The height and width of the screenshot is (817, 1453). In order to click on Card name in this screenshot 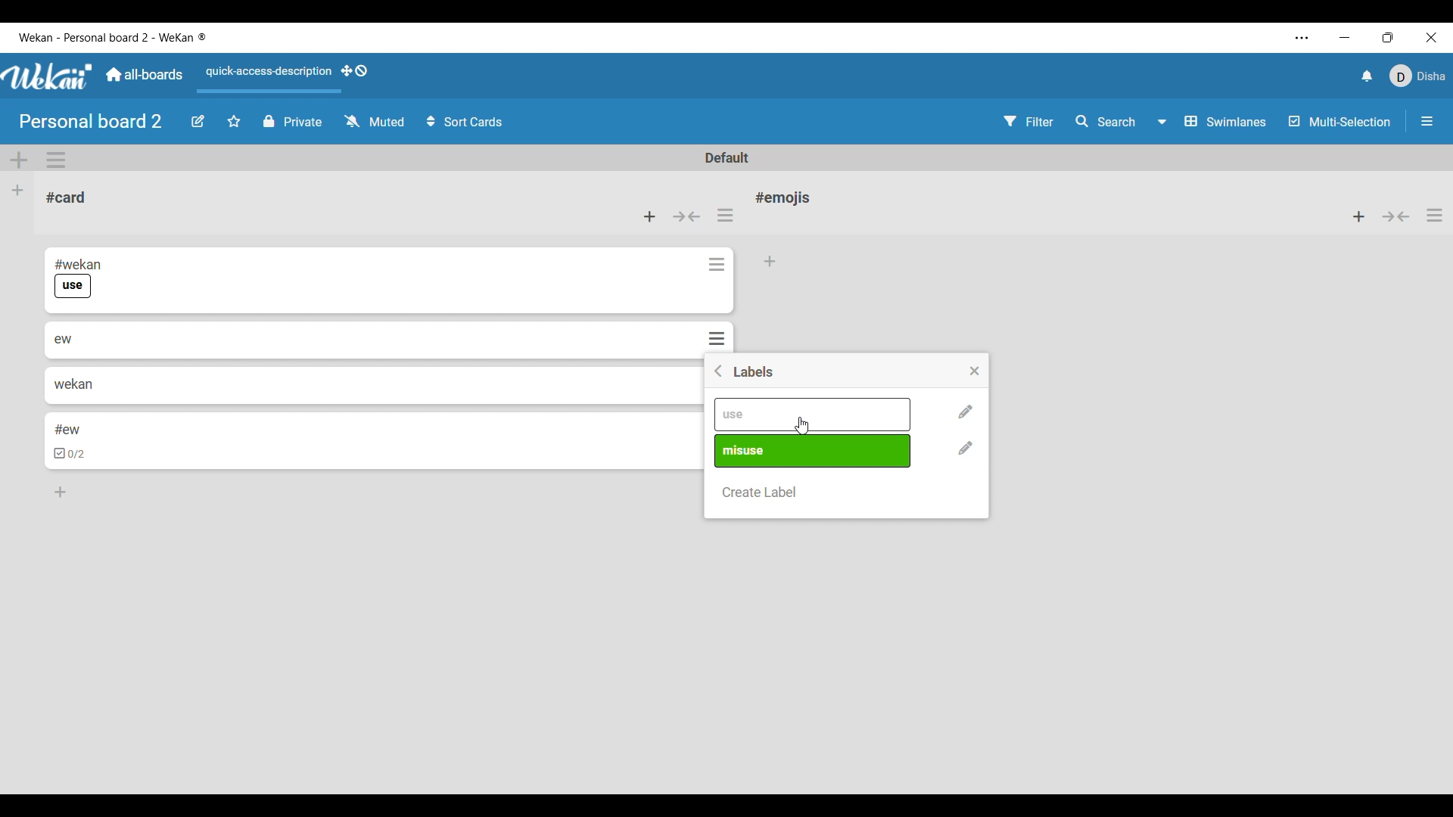, I will do `click(786, 197)`.